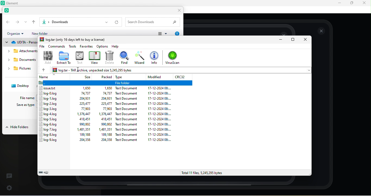 Image resolution: width=371 pixels, height=196 pixels. I want to click on log-0.log, so click(48, 93).